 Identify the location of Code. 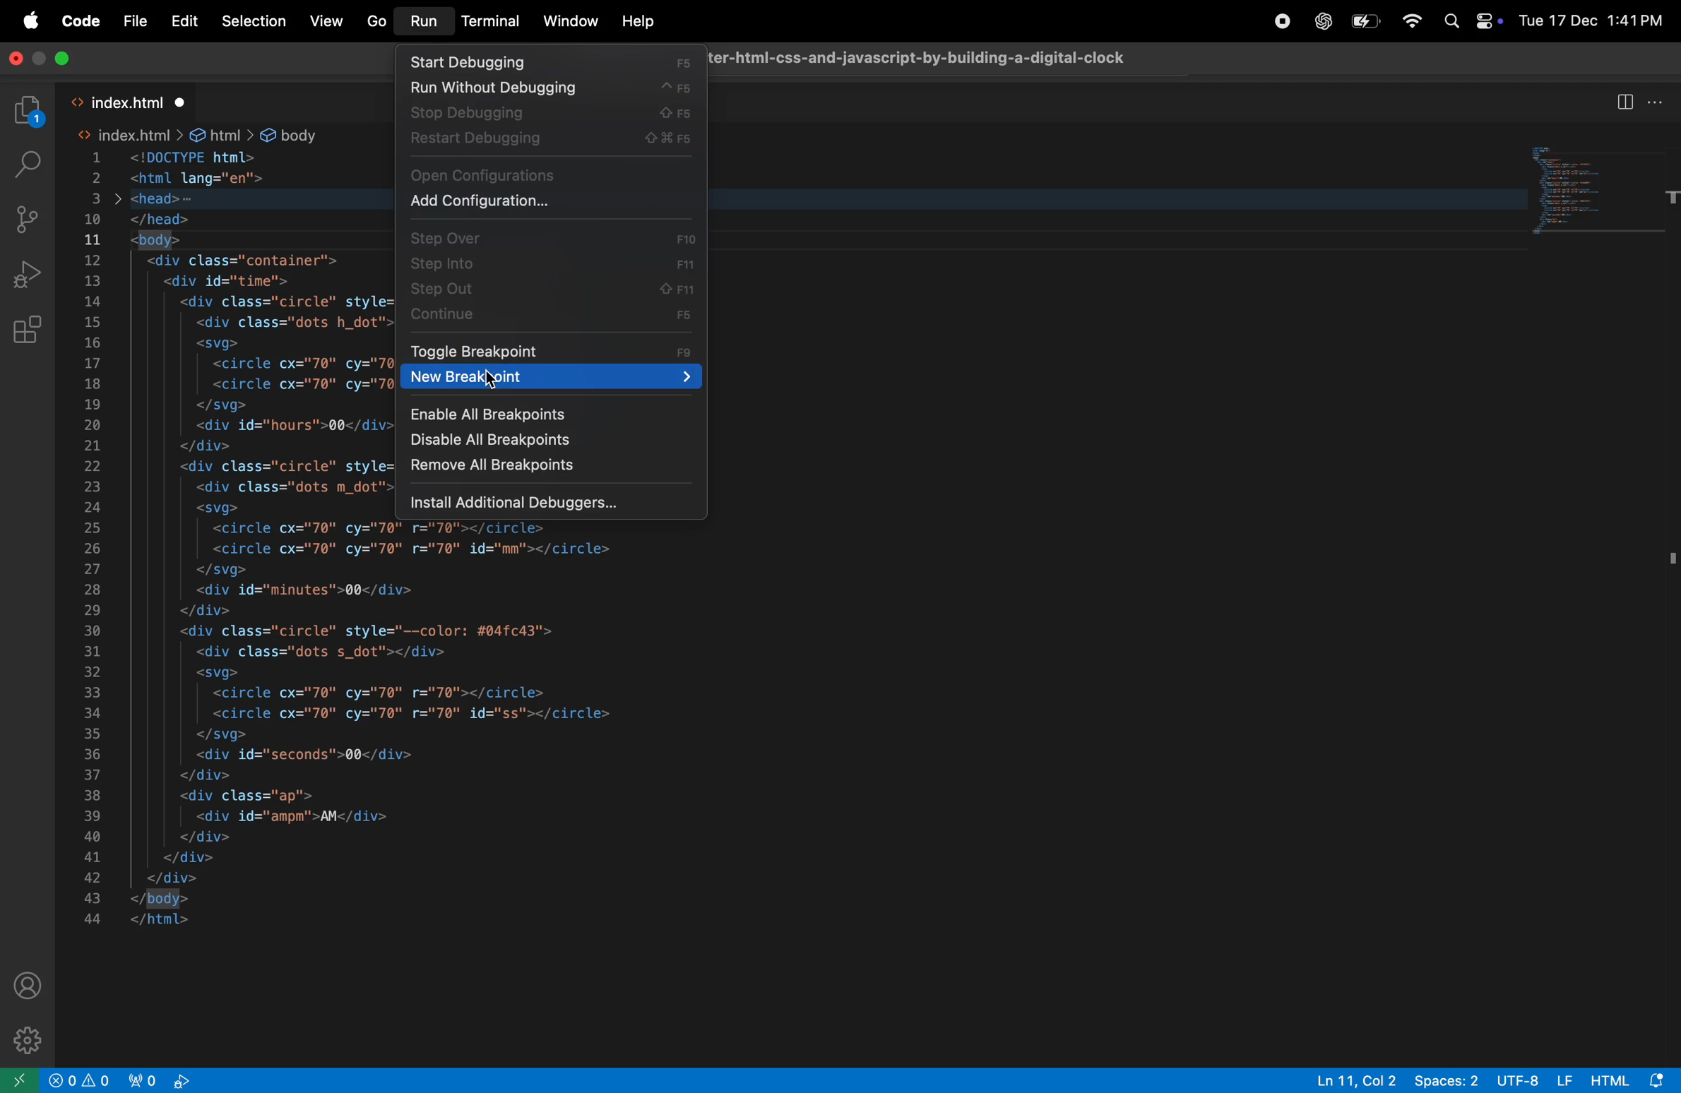
(83, 23).